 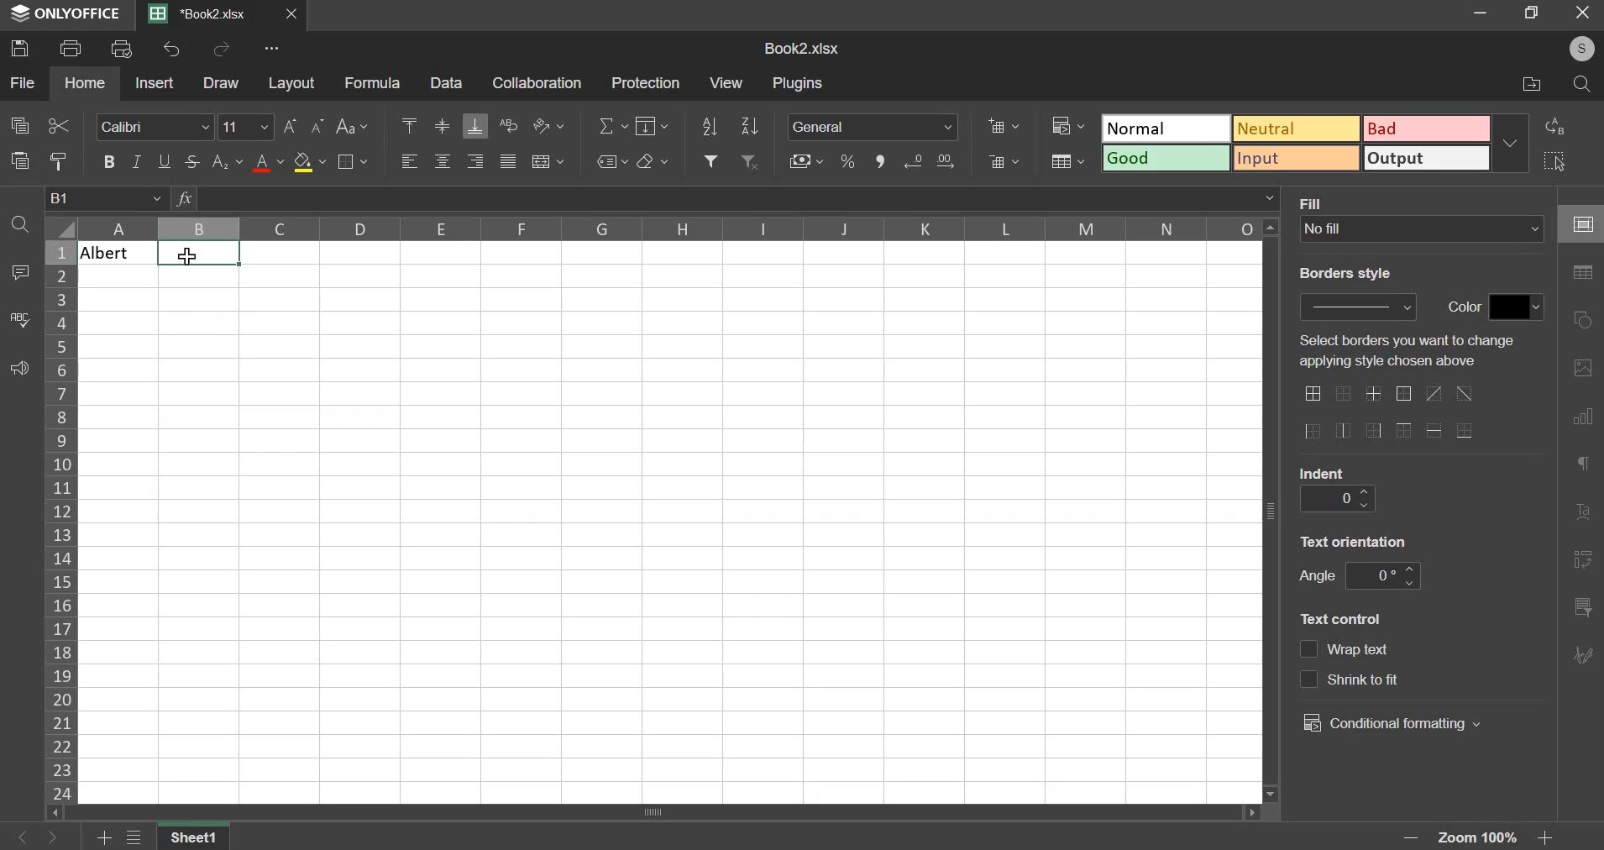 I want to click on rows, so click(x=60, y=519).